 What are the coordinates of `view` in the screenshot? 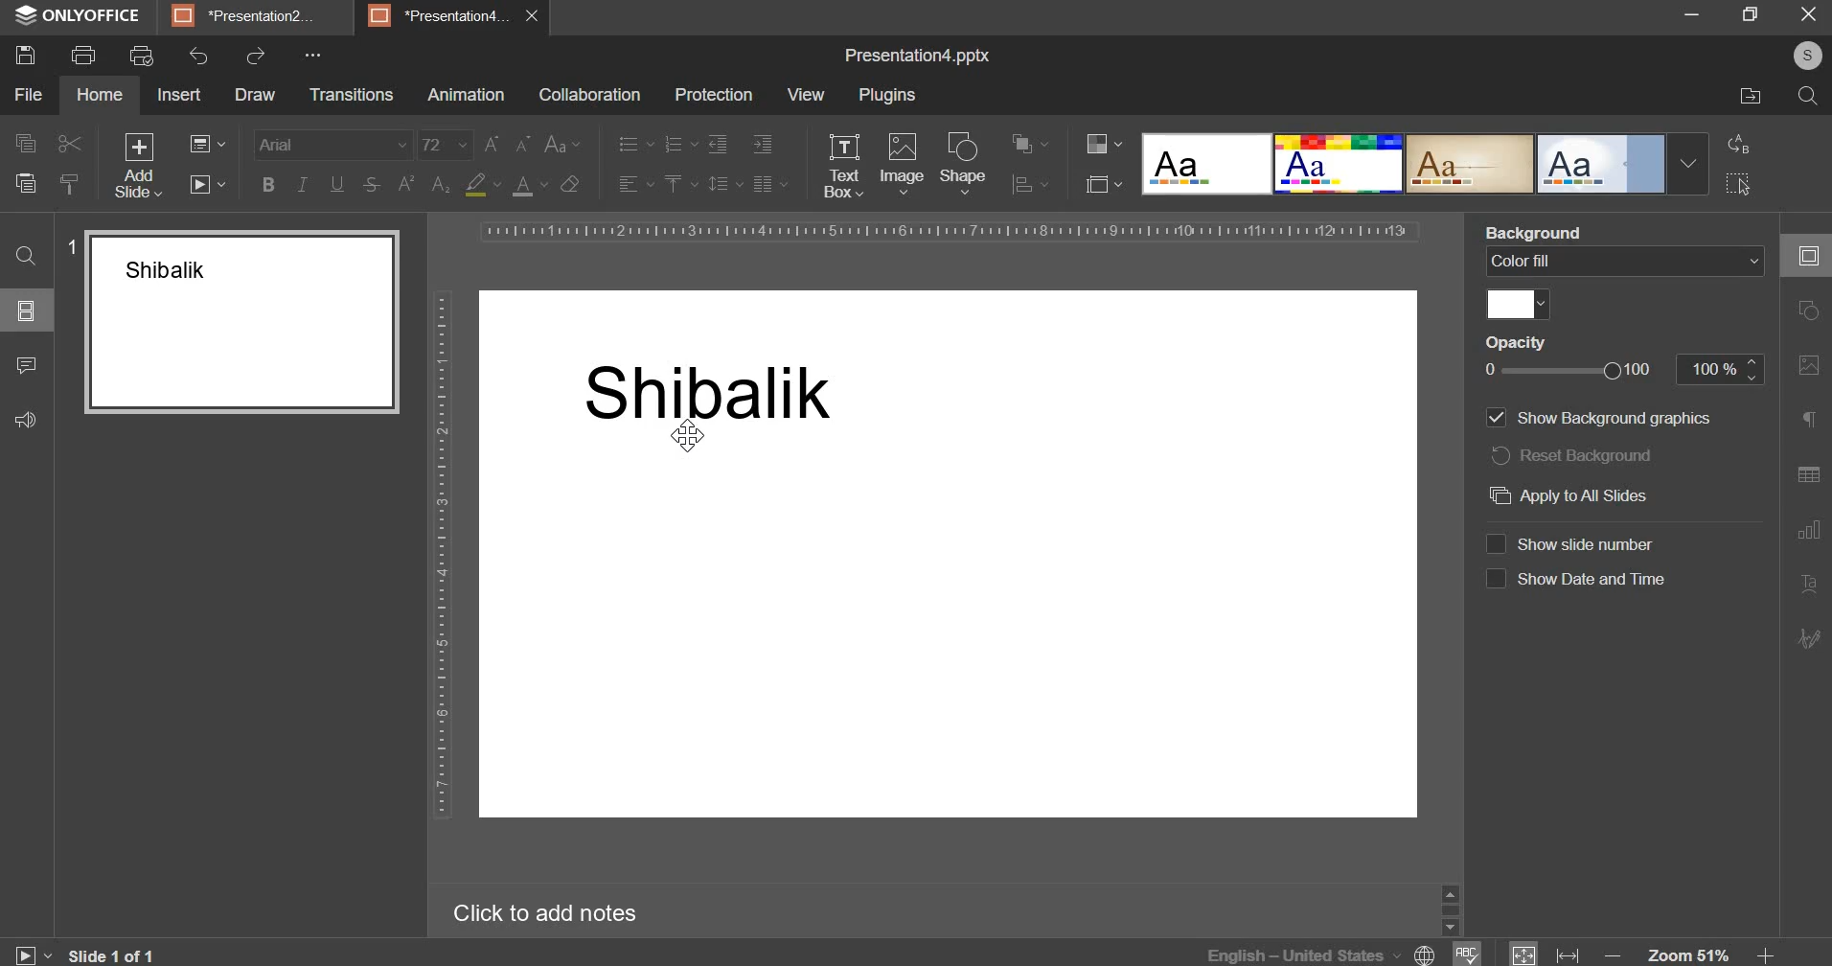 It's located at (804, 94).